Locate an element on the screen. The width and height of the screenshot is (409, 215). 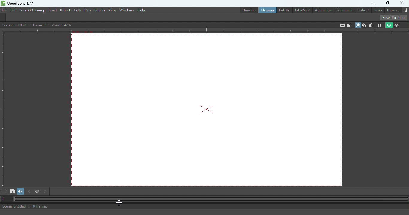
InknPaint is located at coordinates (303, 10).